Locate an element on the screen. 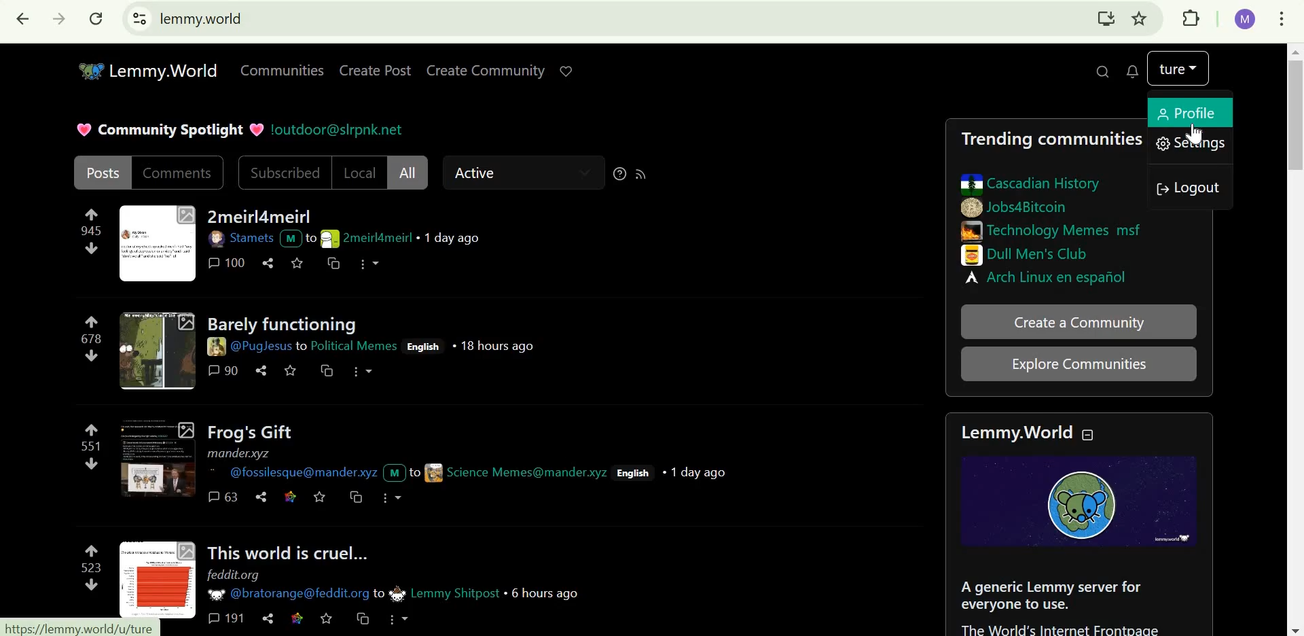 This screenshot has width=1304, height=636. 523 points is located at coordinates (89, 568).